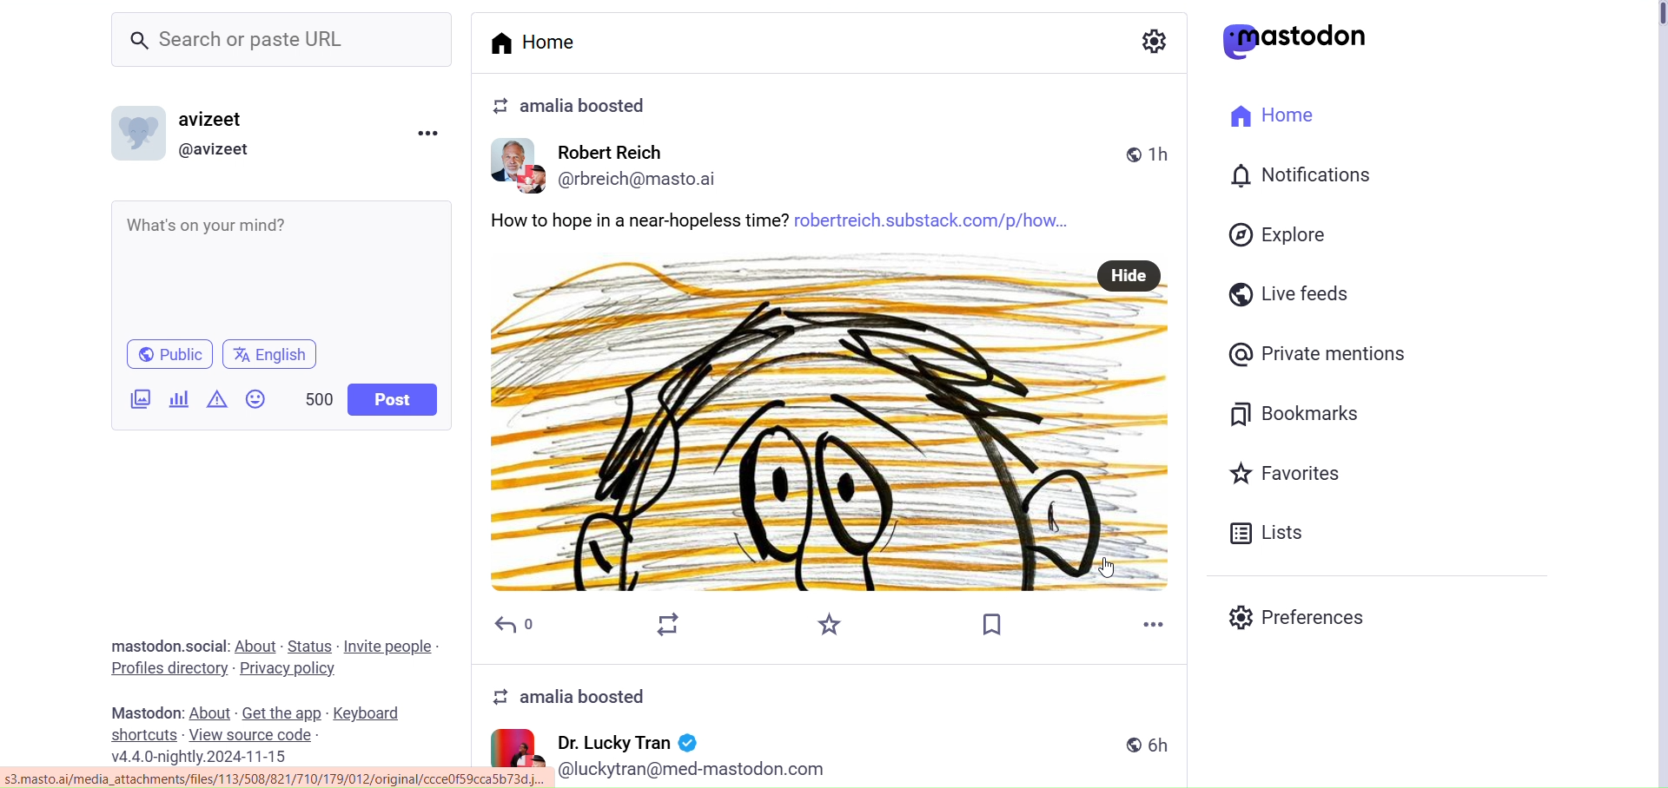 The width and height of the screenshot is (1668, 788). What do you see at coordinates (389, 645) in the screenshot?
I see `Invite People` at bounding box center [389, 645].